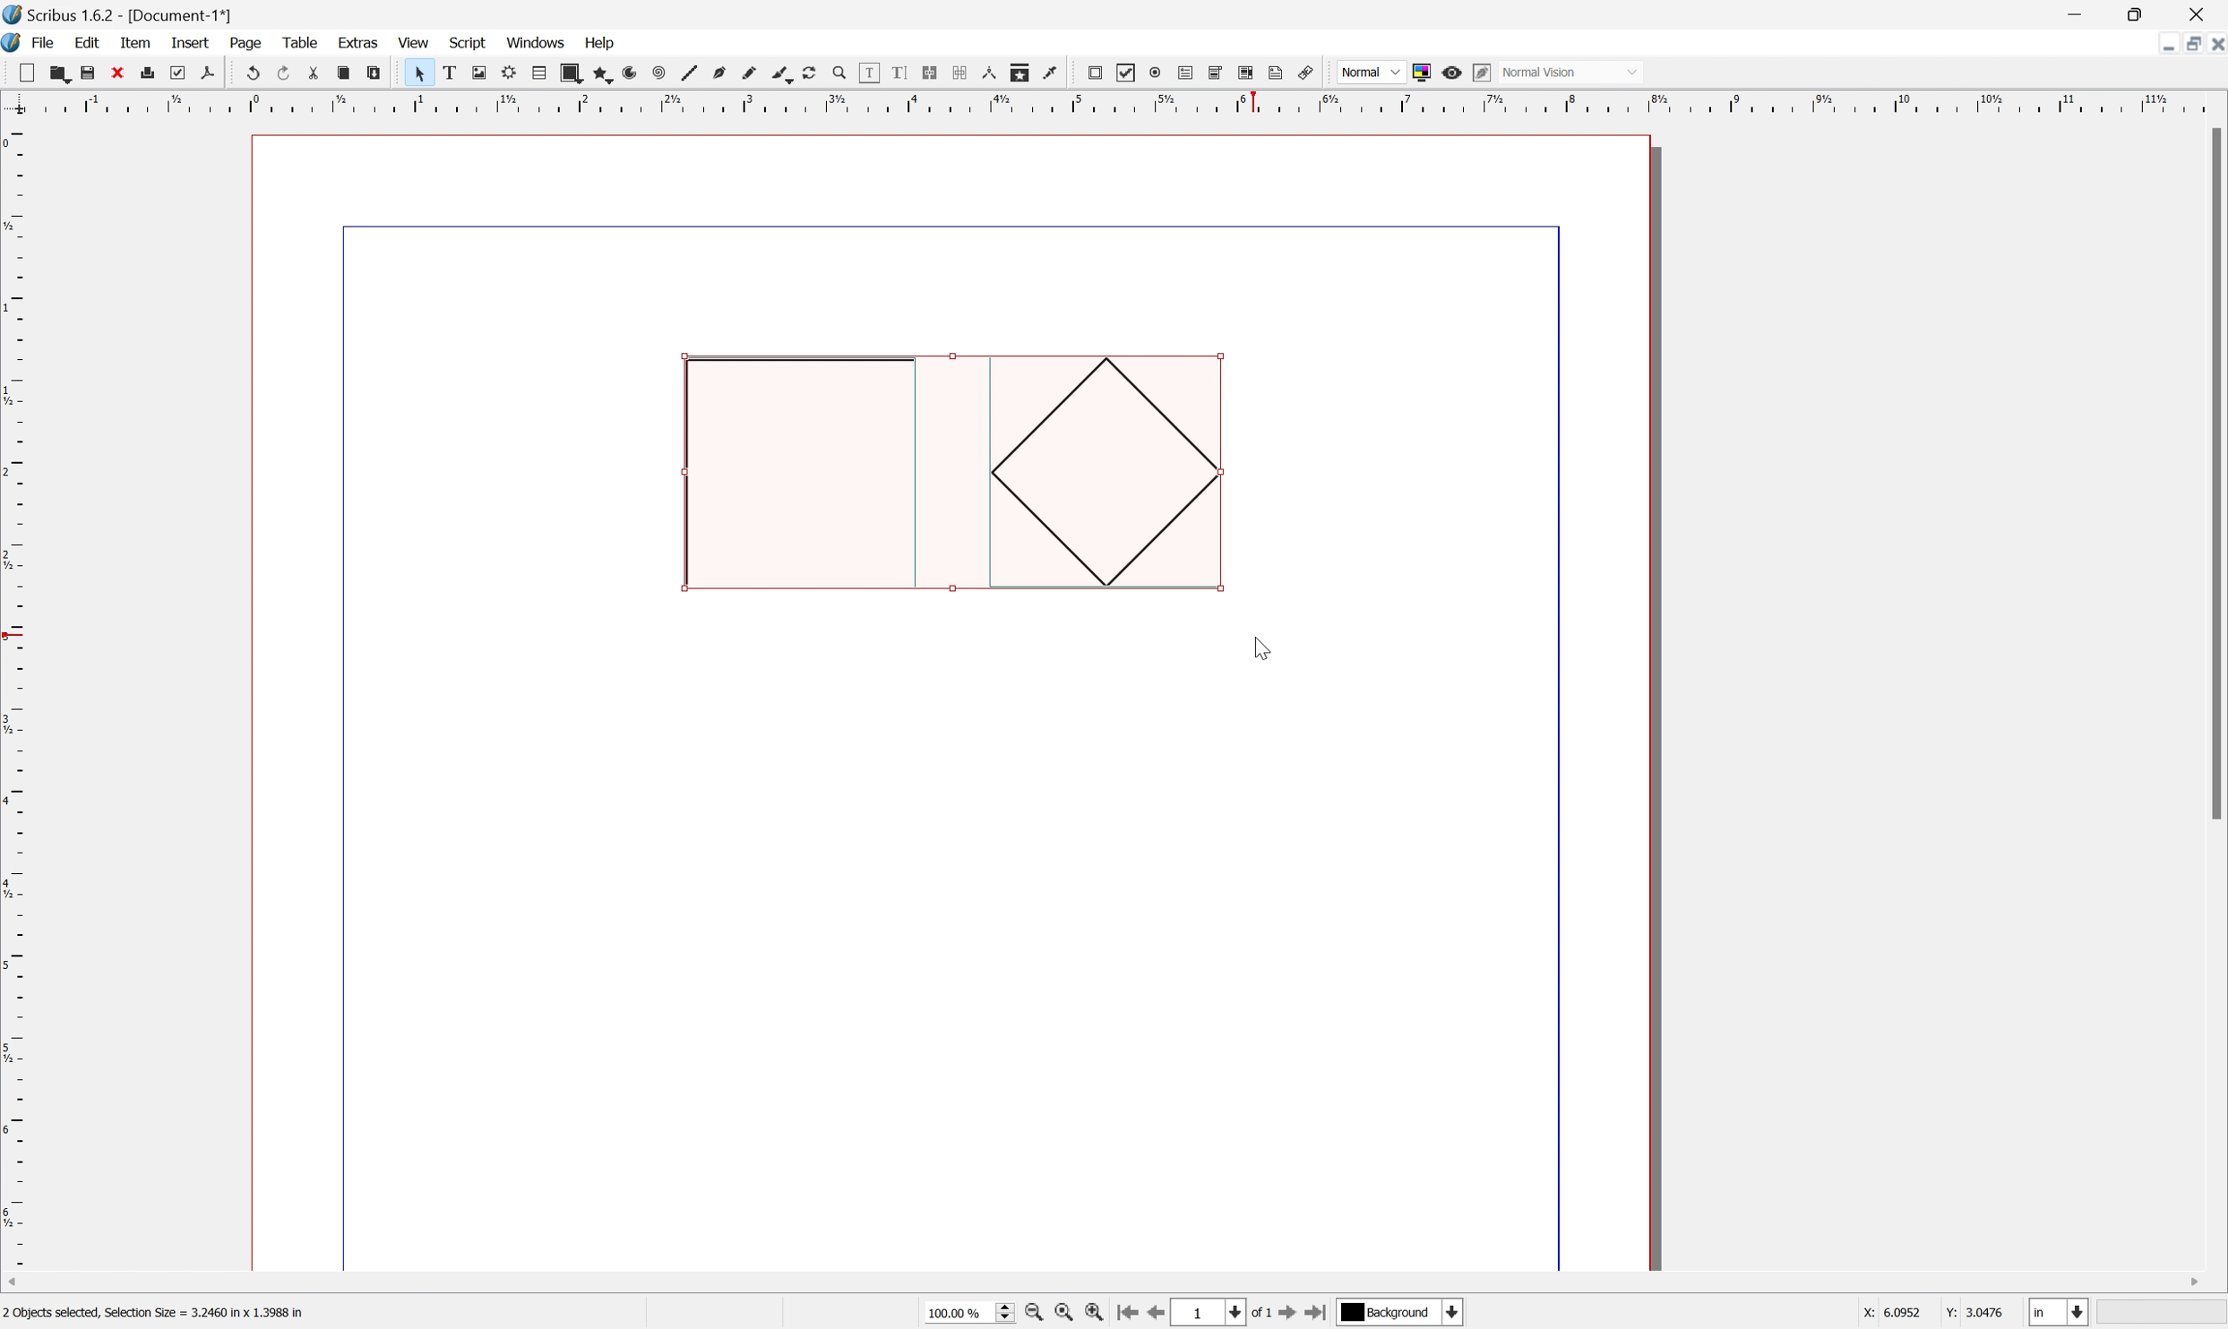  What do you see at coordinates (142, 13) in the screenshot?
I see `Scribus 1.6.2 - [Document-1*]` at bounding box center [142, 13].